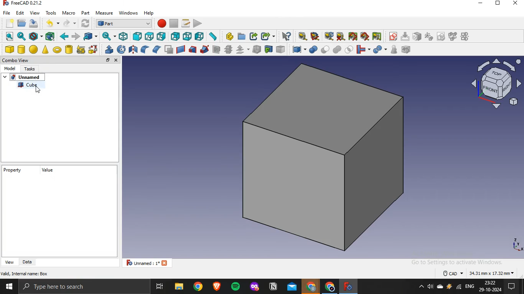  I want to click on right, so click(161, 37).